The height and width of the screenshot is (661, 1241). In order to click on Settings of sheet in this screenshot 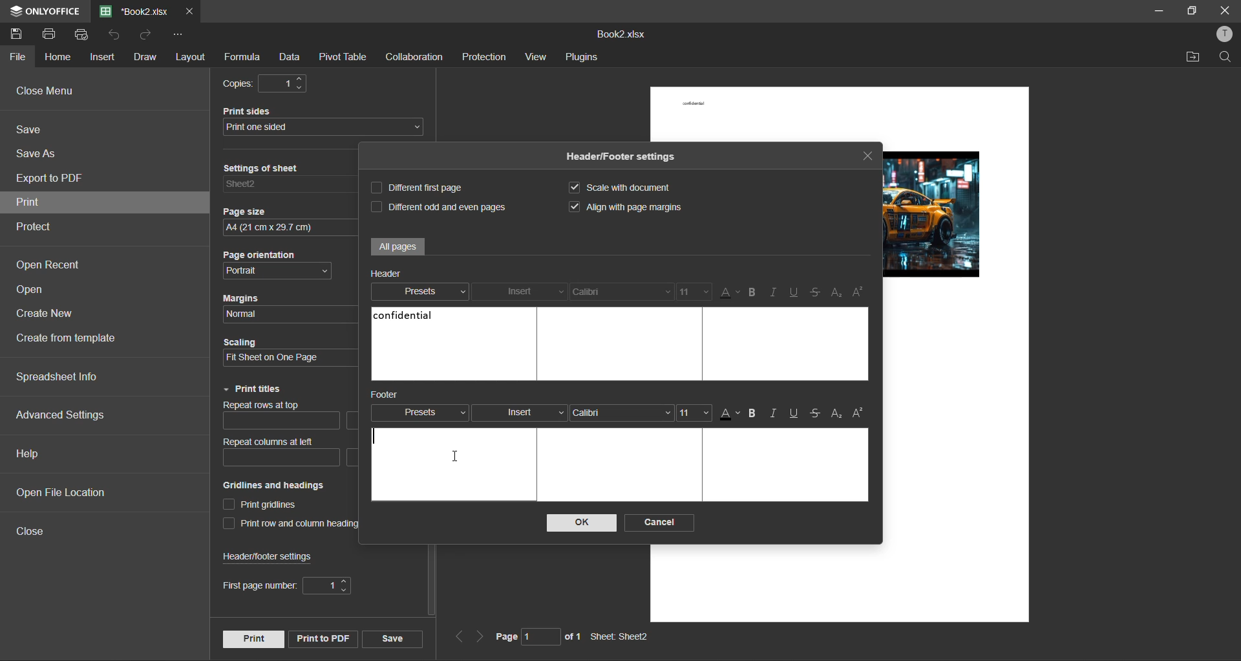, I will do `click(265, 167)`.